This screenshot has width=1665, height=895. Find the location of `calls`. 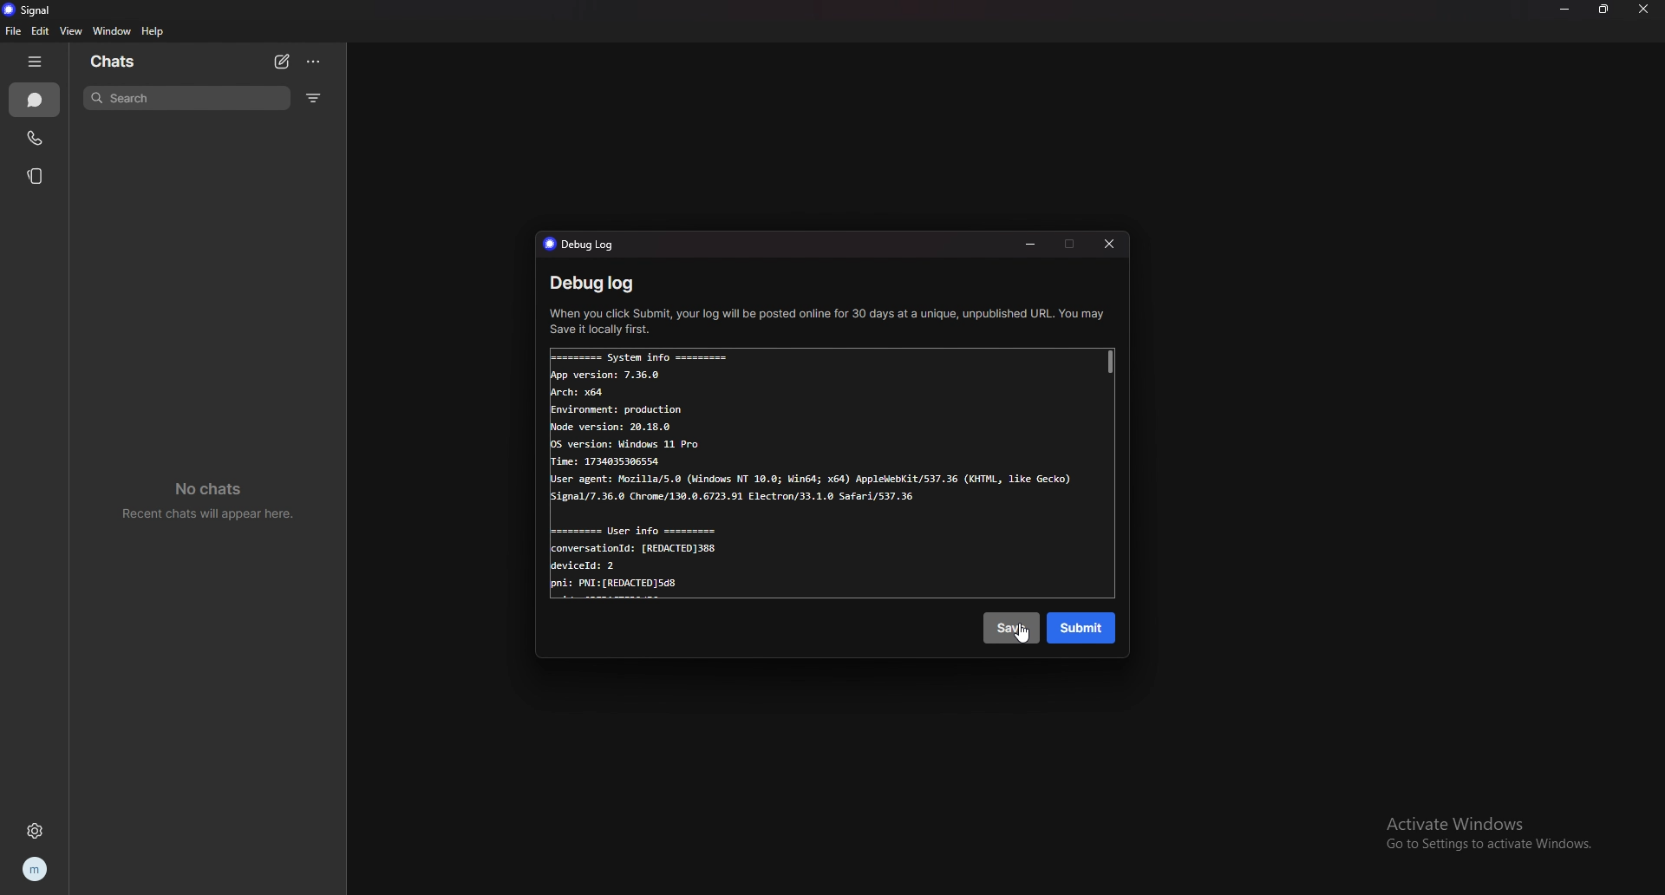

calls is located at coordinates (37, 140).